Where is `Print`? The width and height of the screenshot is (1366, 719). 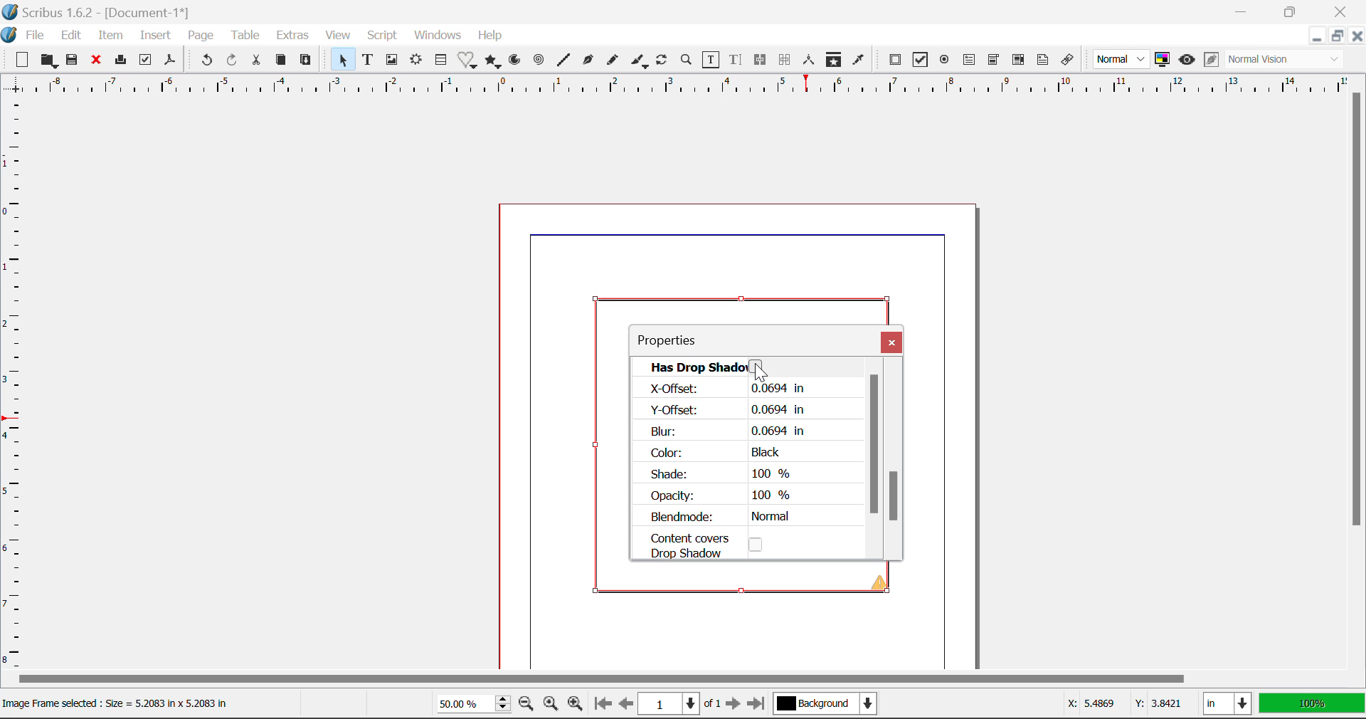 Print is located at coordinates (123, 61).